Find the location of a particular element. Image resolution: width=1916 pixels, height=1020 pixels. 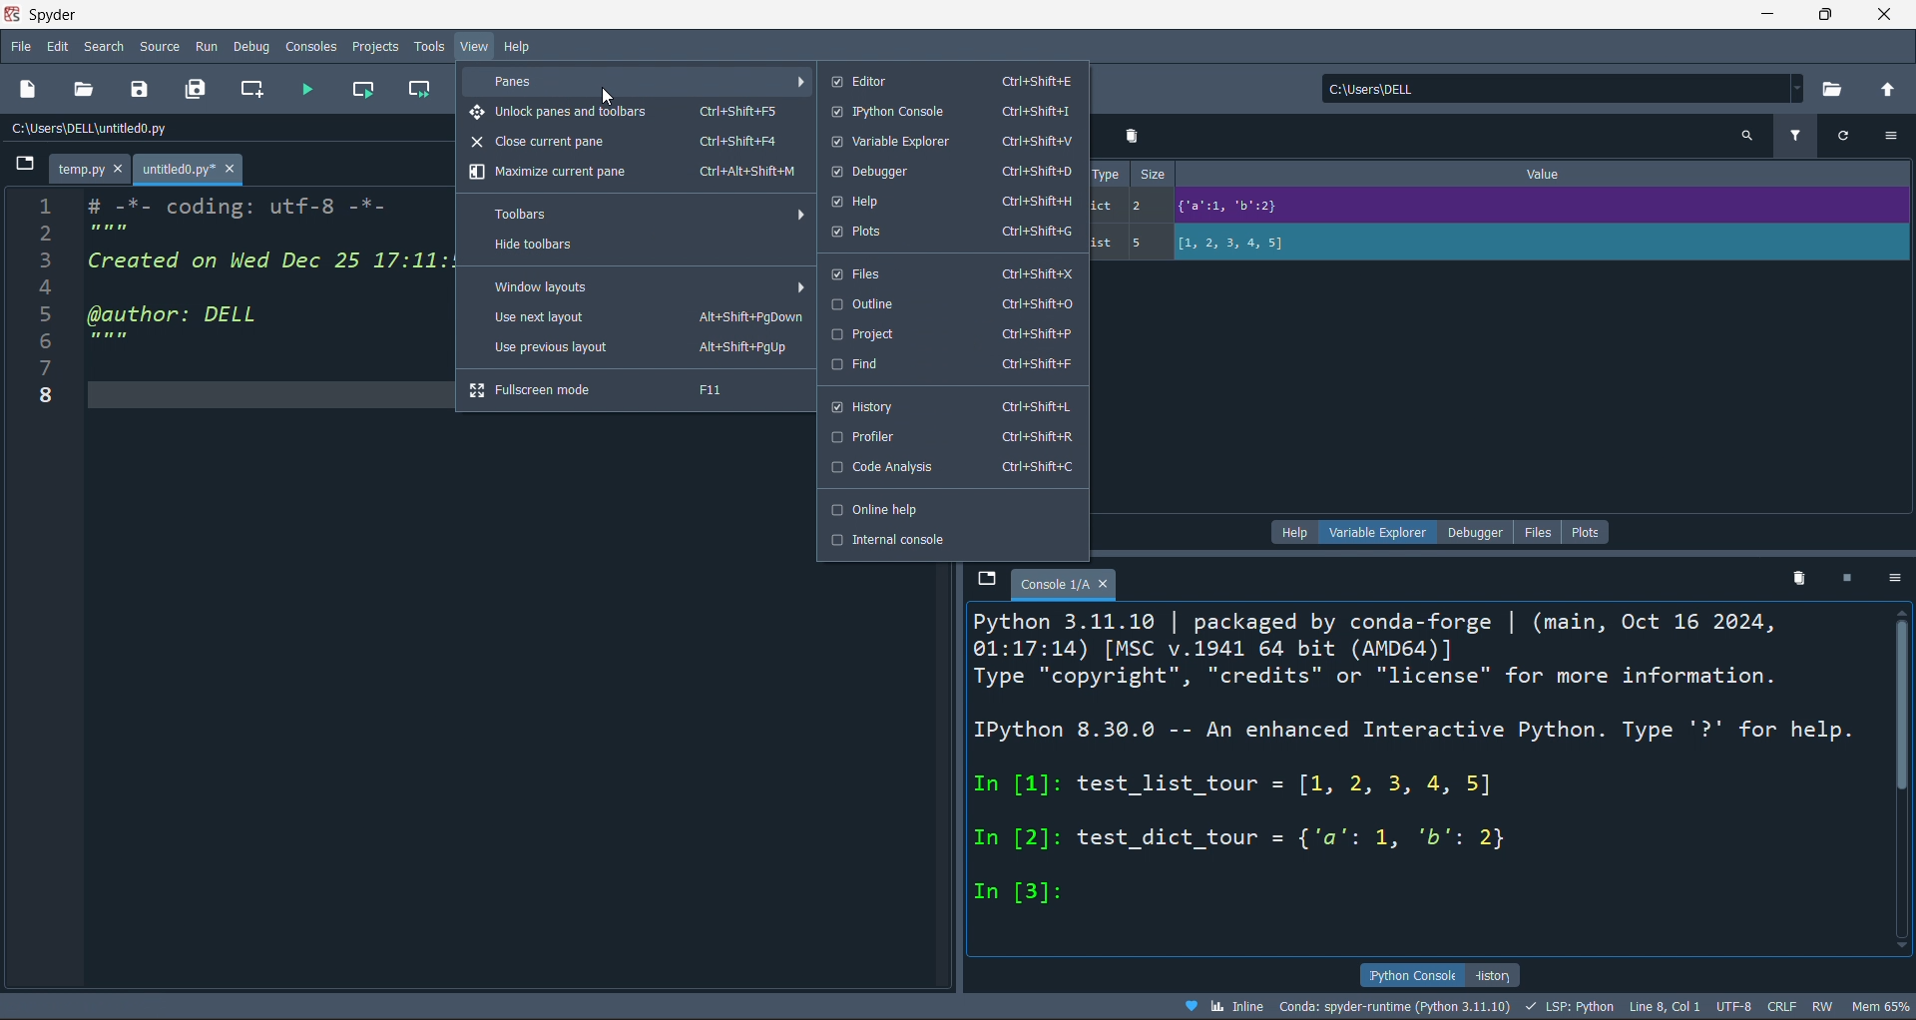

file is located at coordinates (1533, 530).